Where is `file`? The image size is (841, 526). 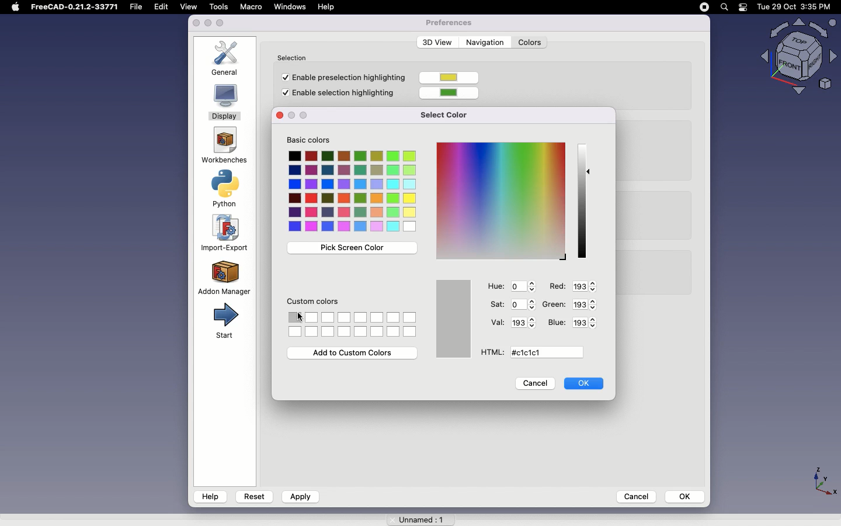 file is located at coordinates (139, 7).